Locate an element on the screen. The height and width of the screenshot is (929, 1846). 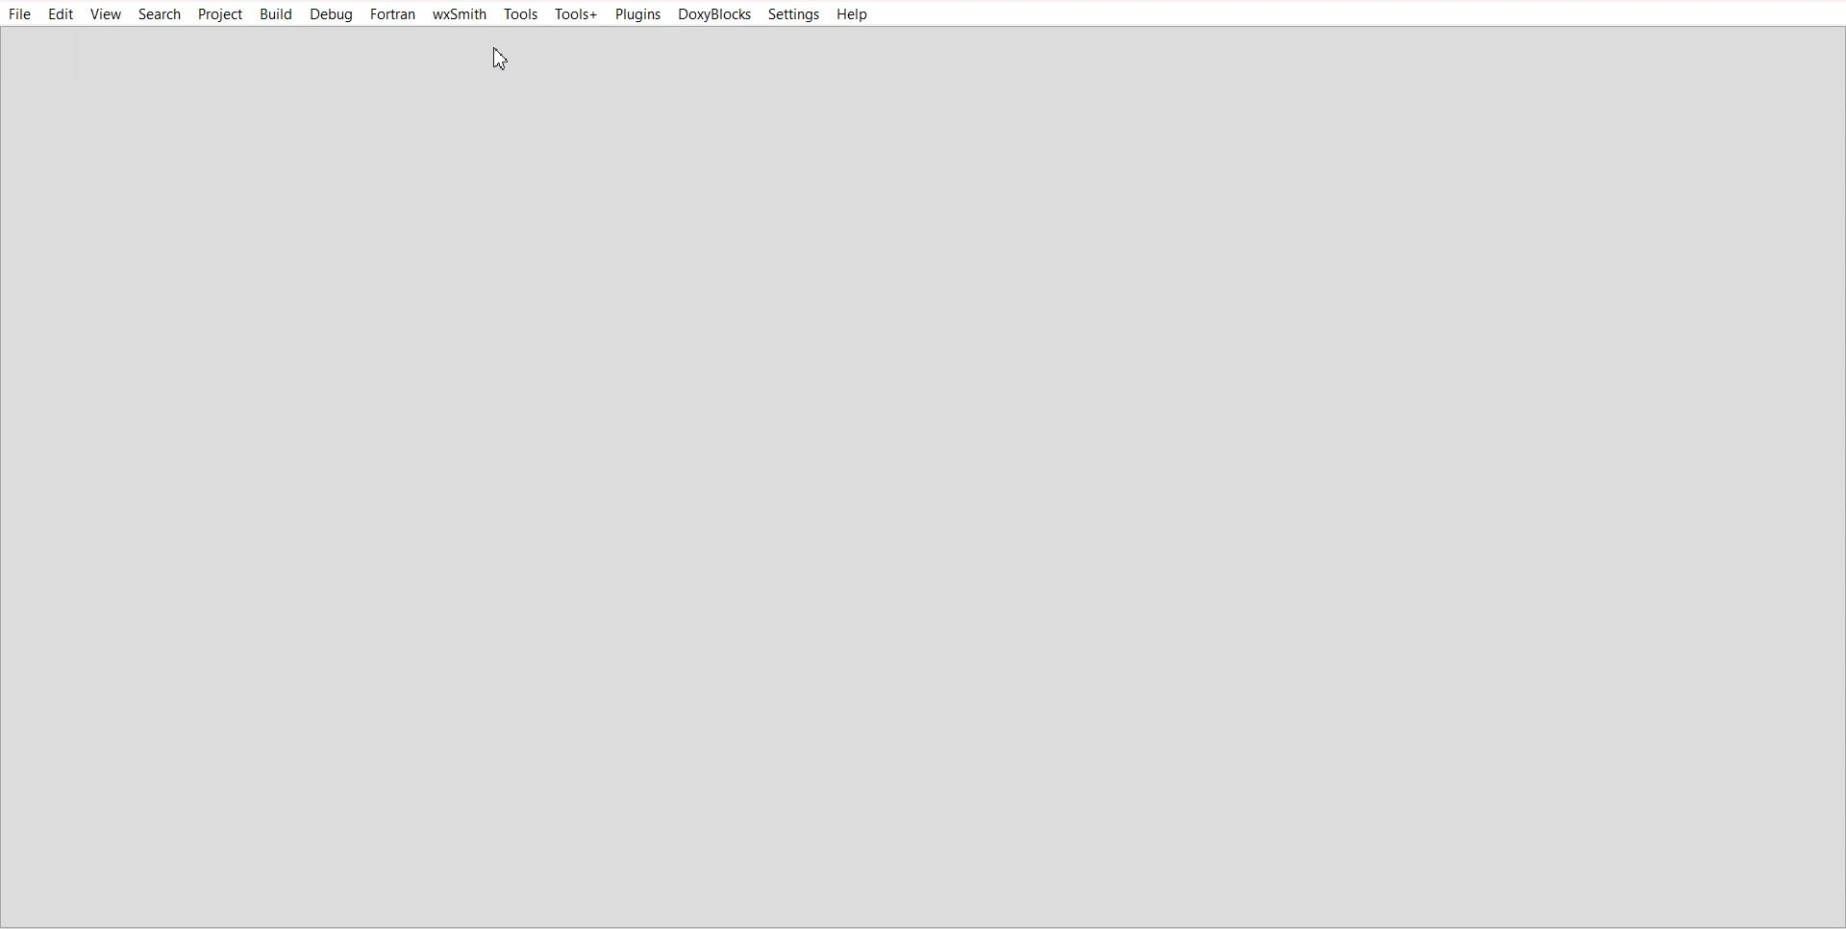
Build is located at coordinates (277, 14).